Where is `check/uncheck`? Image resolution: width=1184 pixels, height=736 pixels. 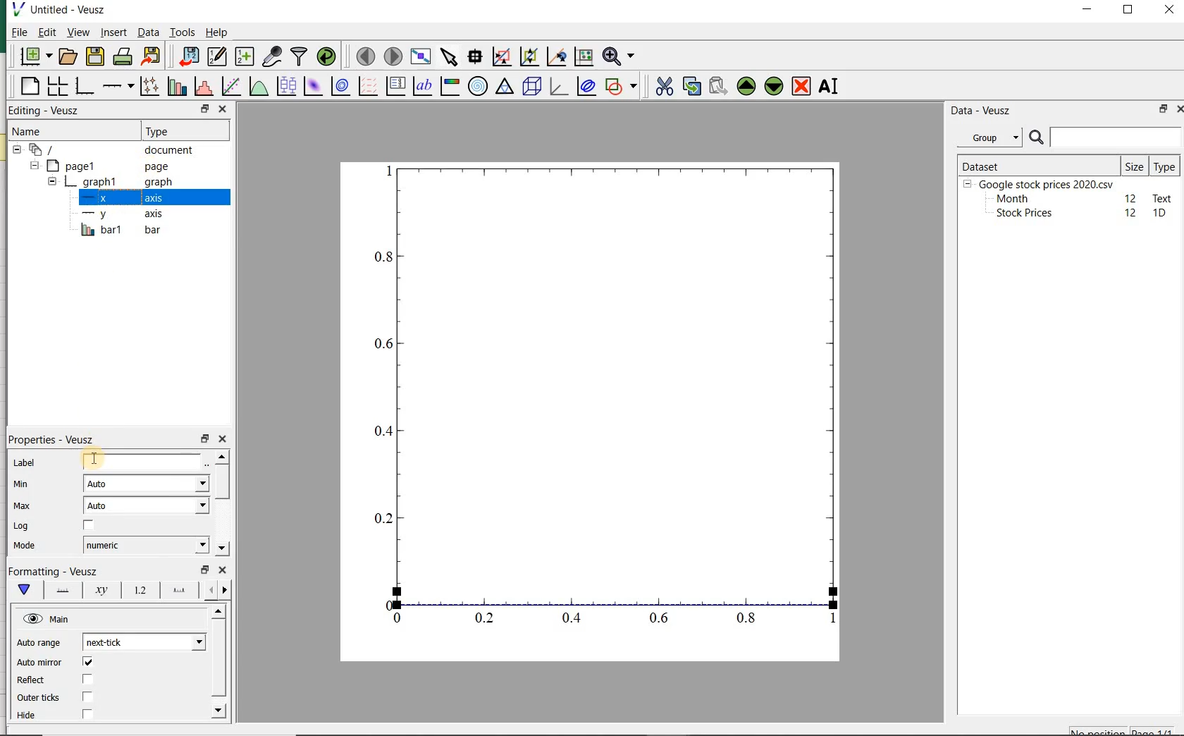 check/uncheck is located at coordinates (88, 527).